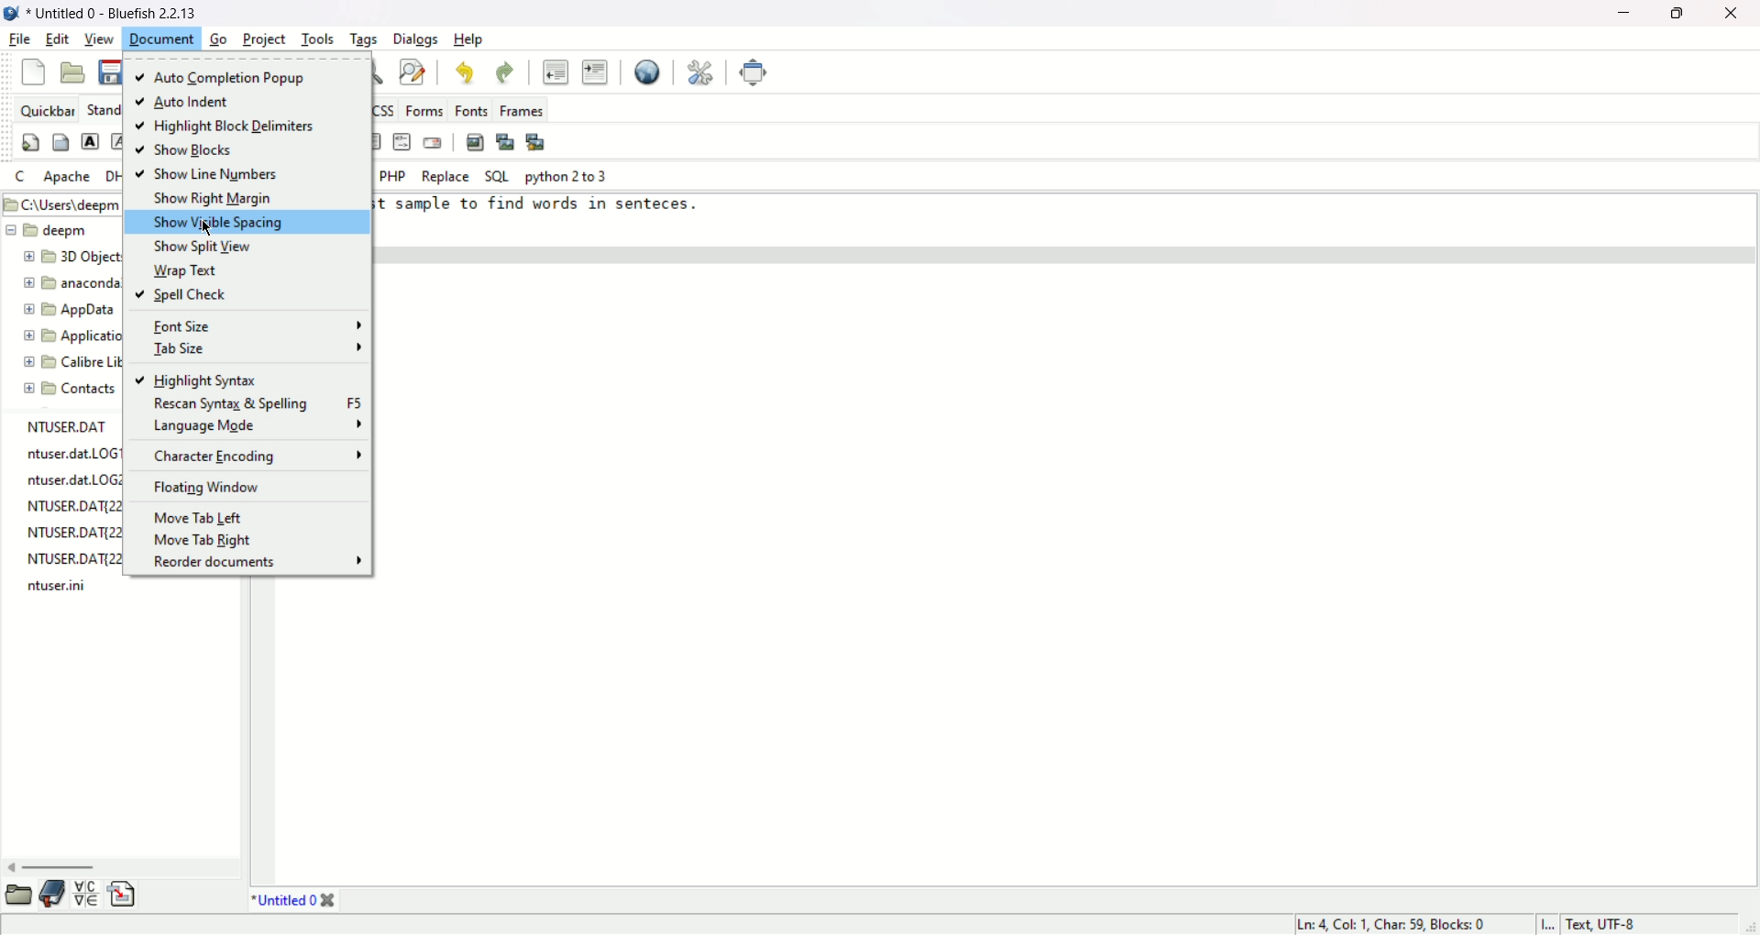 This screenshot has height=935, width=1760. What do you see at coordinates (402, 142) in the screenshot?
I see `html comment` at bounding box center [402, 142].